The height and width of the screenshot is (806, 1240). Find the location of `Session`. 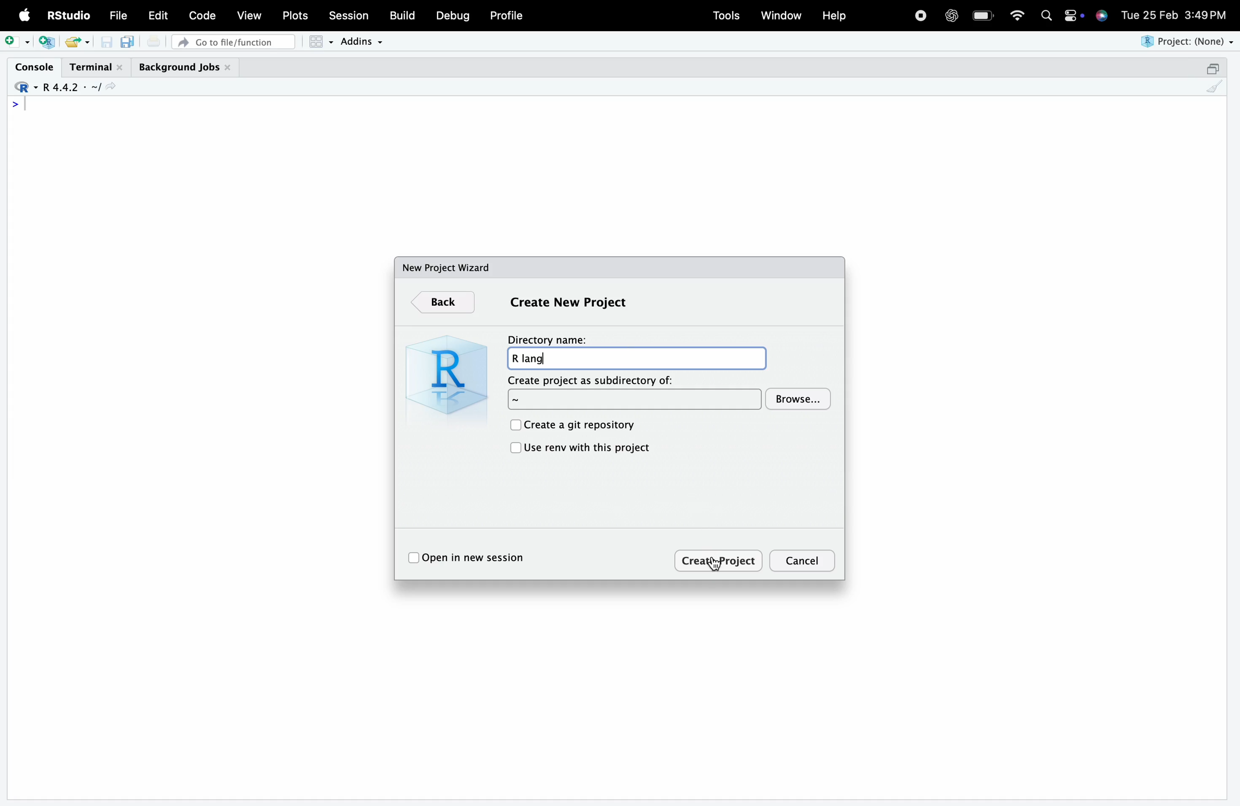

Session is located at coordinates (349, 14).